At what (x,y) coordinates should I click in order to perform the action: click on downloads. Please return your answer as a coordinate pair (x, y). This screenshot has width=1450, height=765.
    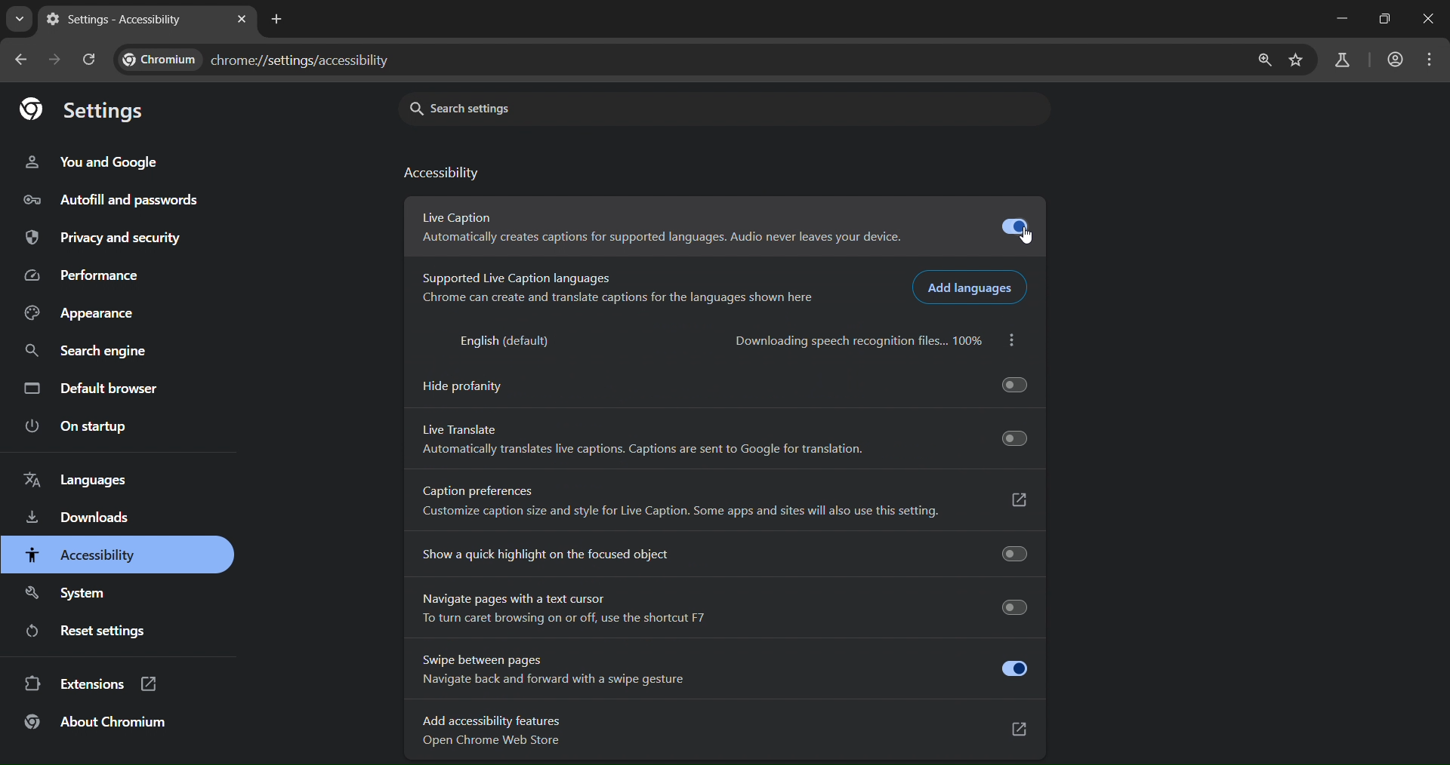
    Looking at the image, I should click on (85, 518).